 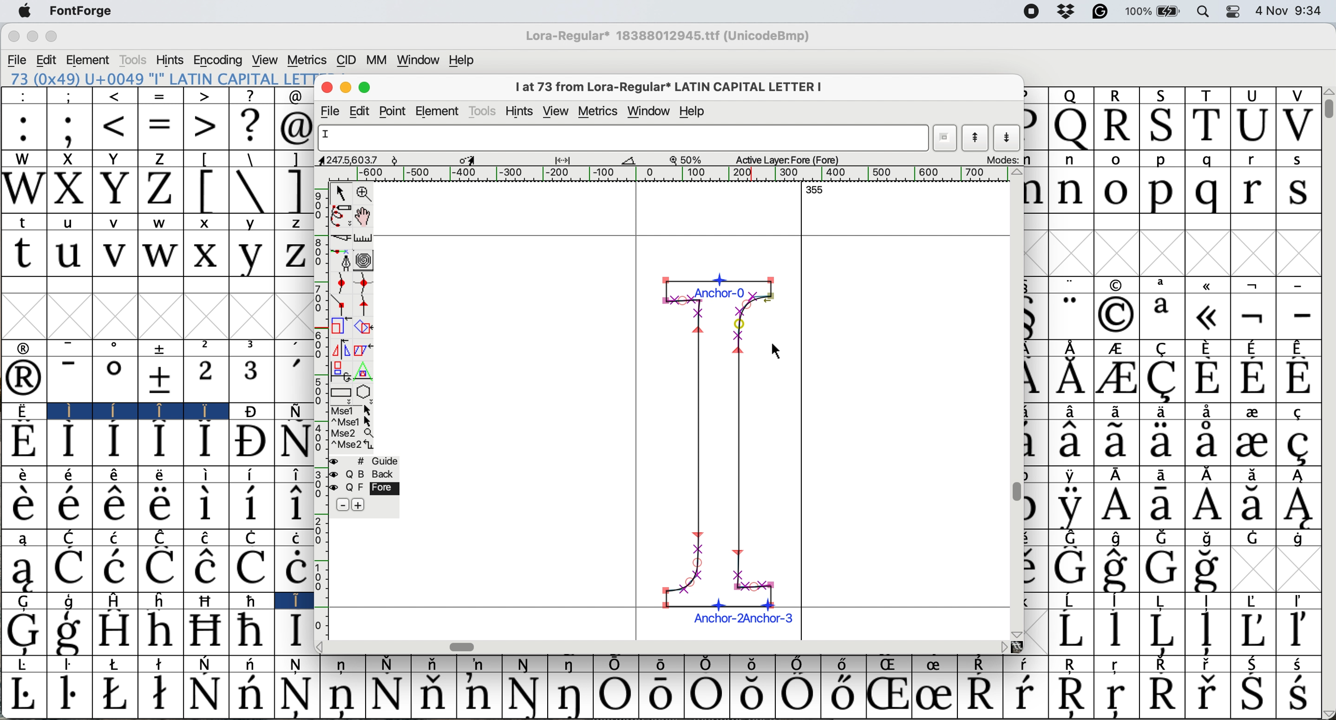 I want to click on :, so click(x=23, y=127).